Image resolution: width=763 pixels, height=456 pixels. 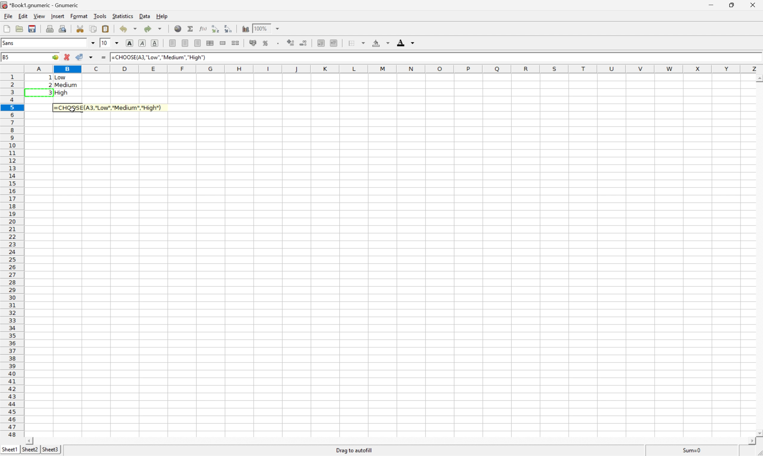 I want to click on Column names, so click(x=392, y=69).